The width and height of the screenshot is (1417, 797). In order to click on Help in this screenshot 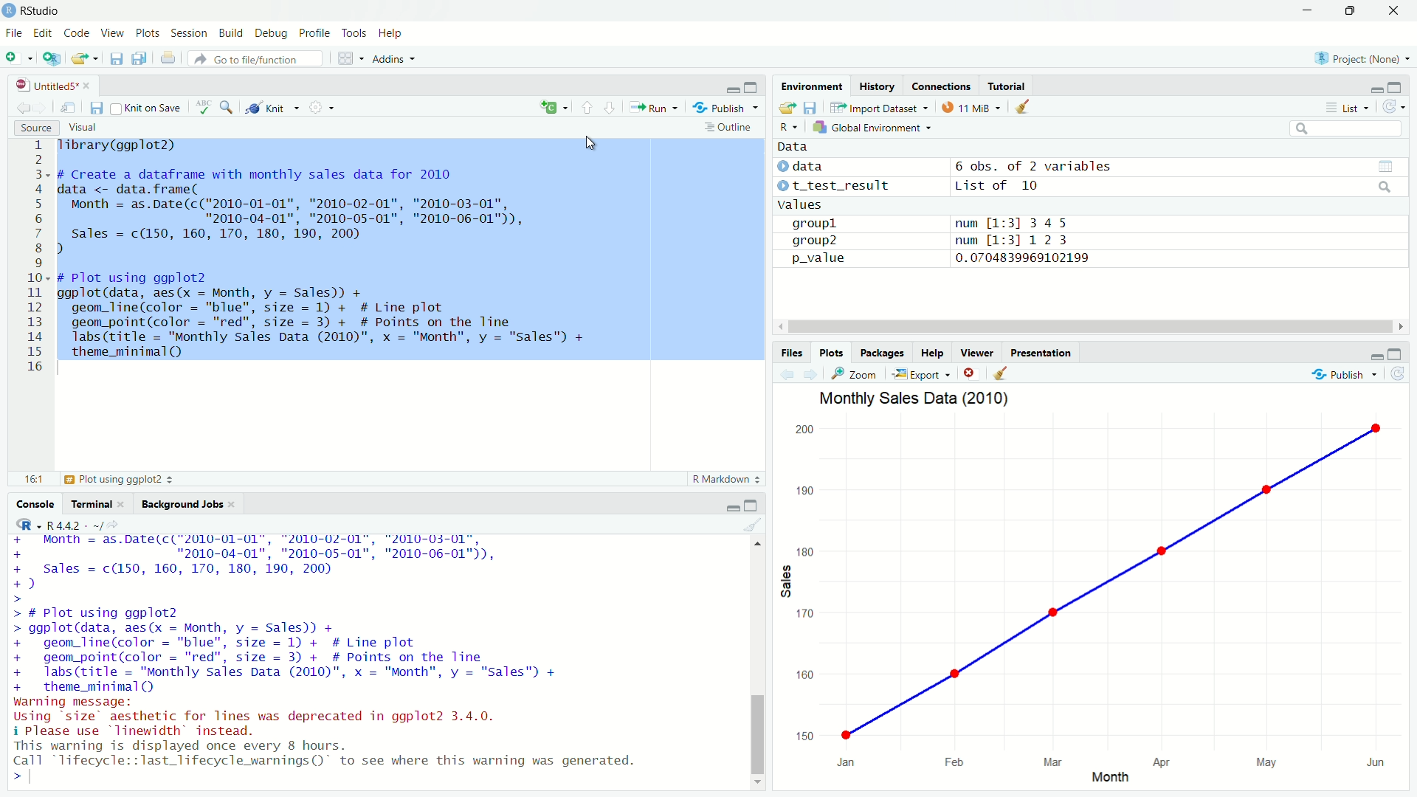, I will do `click(931, 352)`.